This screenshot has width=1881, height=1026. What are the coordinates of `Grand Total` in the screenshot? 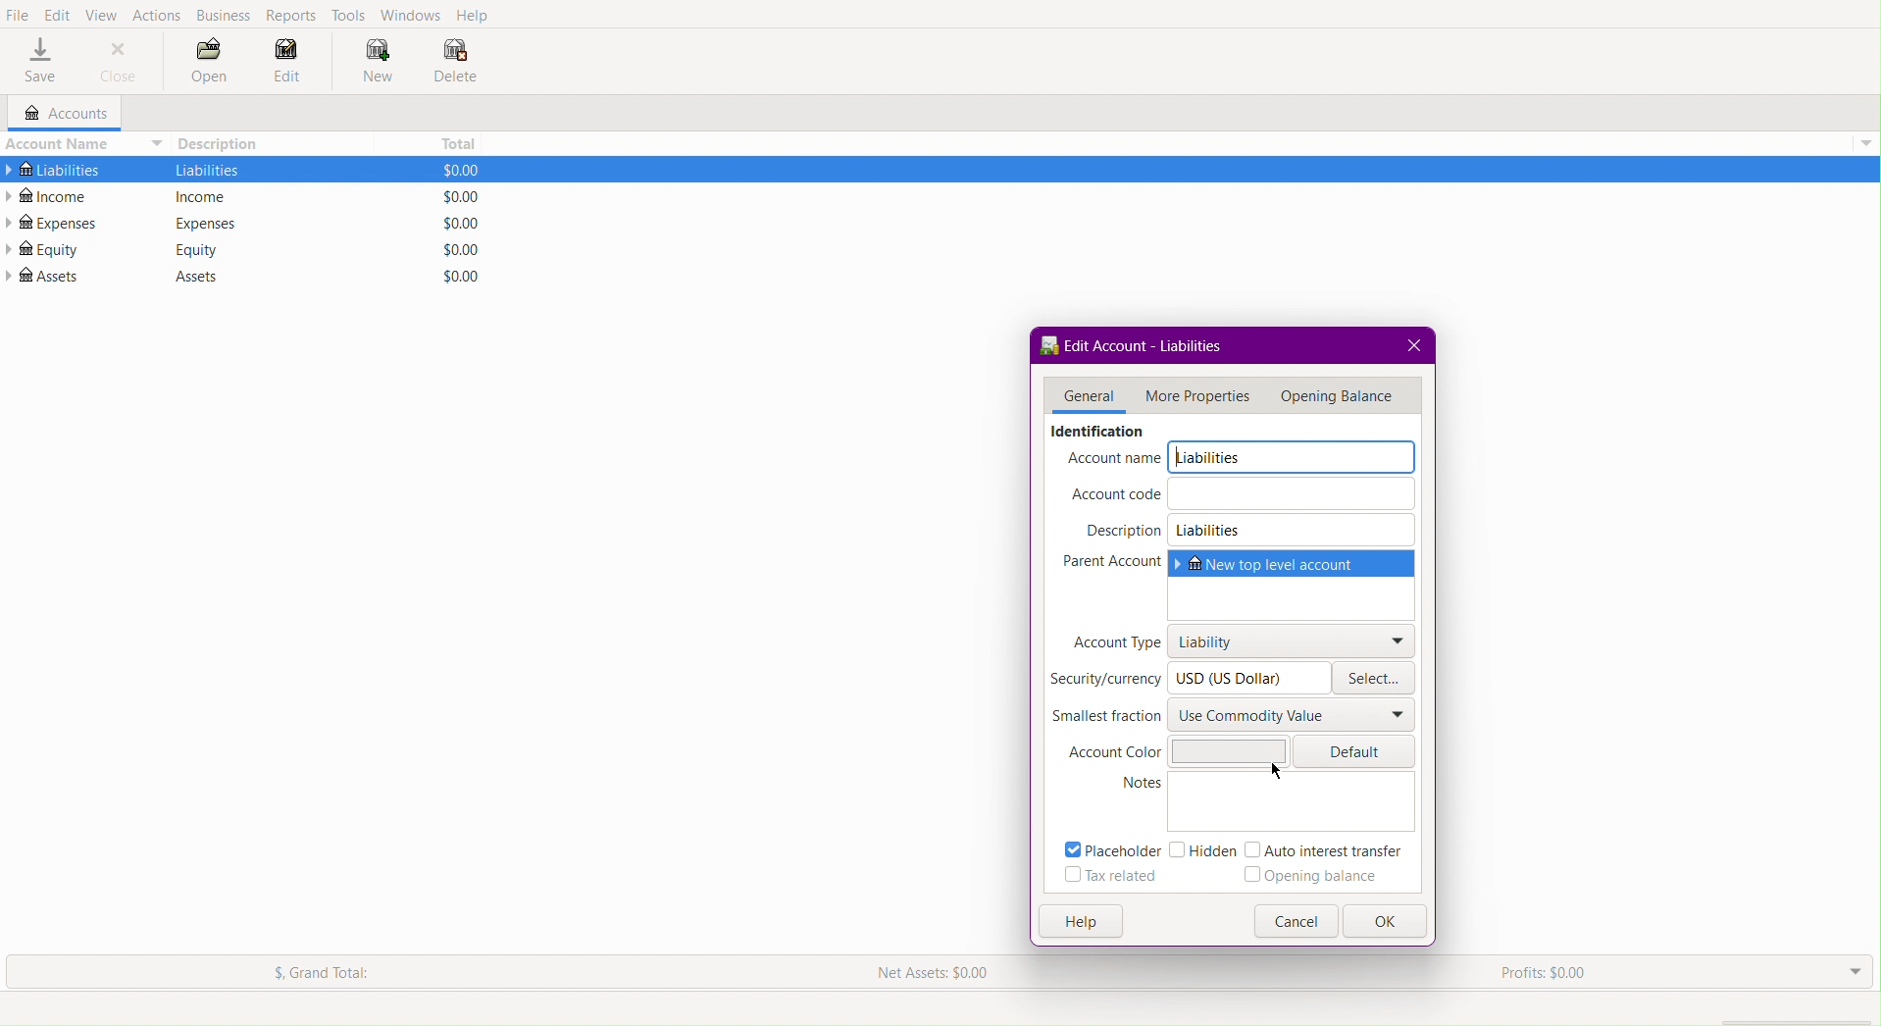 It's located at (324, 972).